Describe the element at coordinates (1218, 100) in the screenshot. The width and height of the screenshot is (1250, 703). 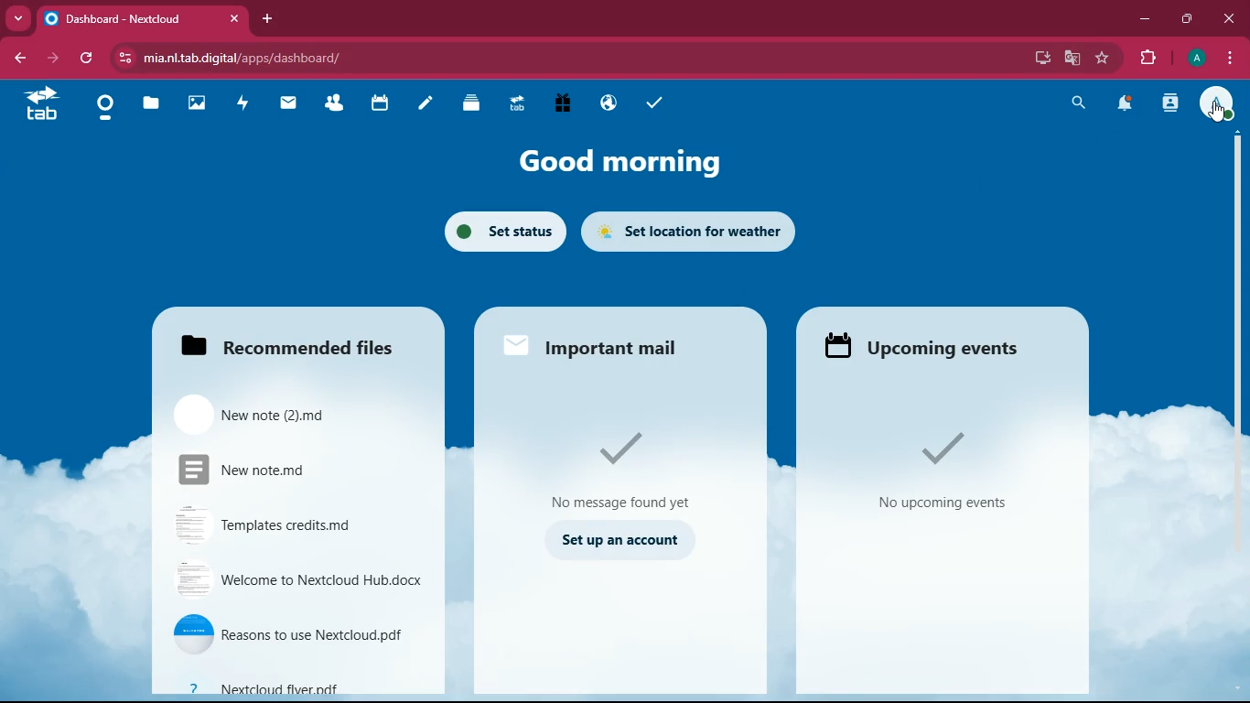
I see `profile` at that location.